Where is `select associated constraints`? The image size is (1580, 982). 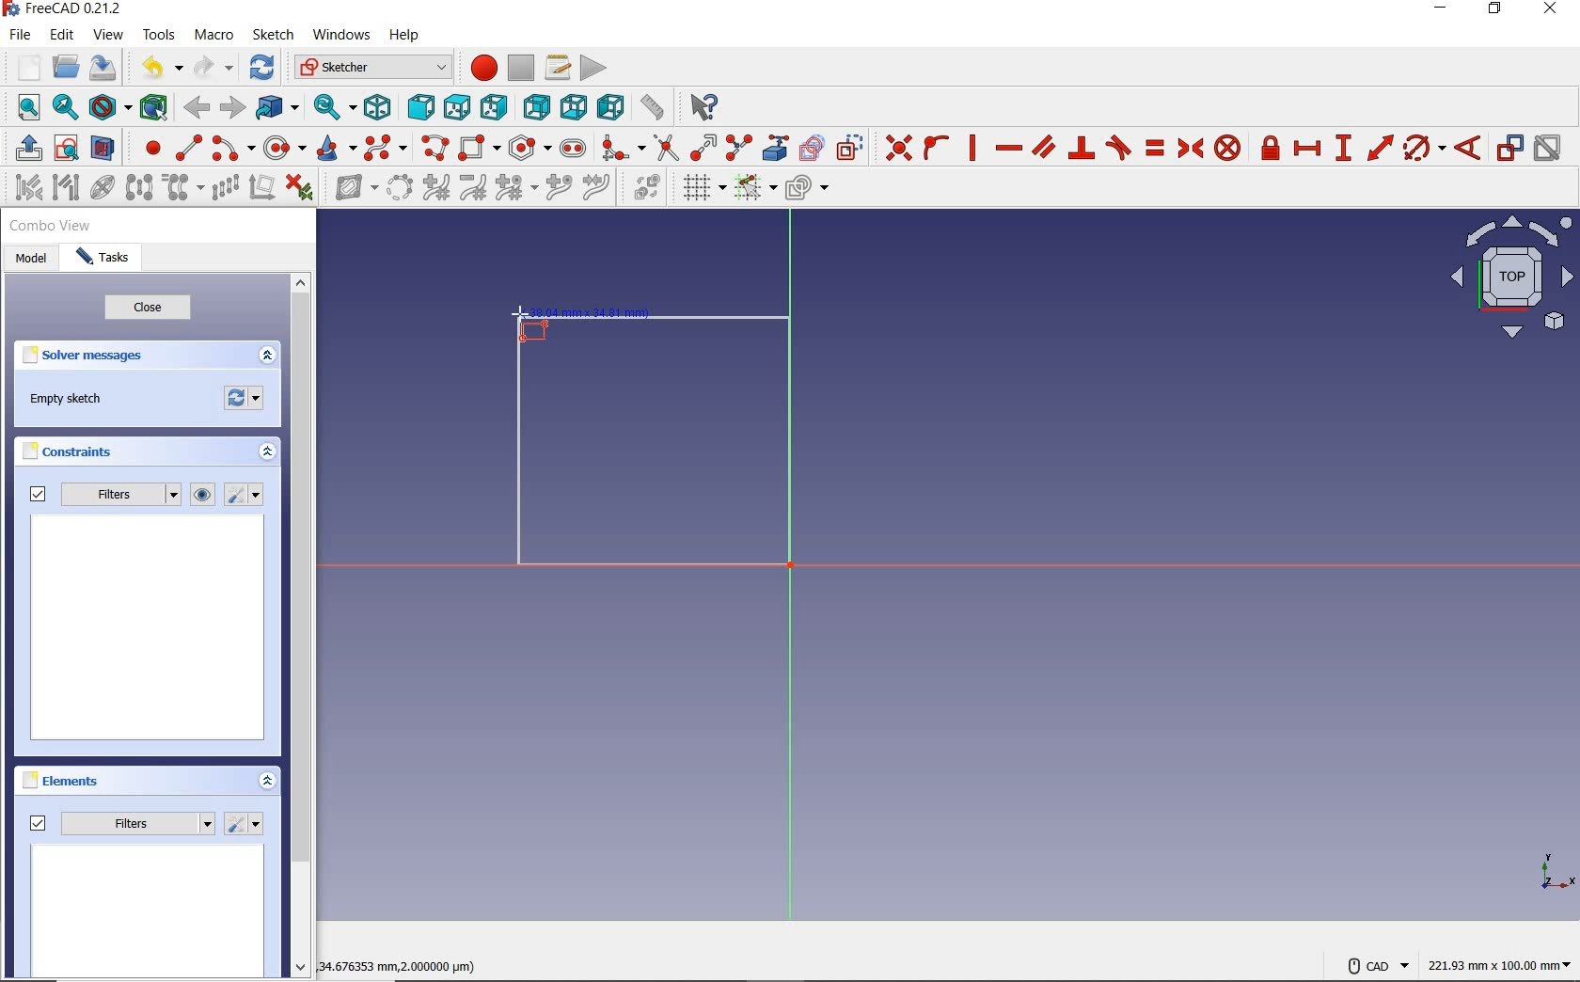 select associated constraints is located at coordinates (22, 187).